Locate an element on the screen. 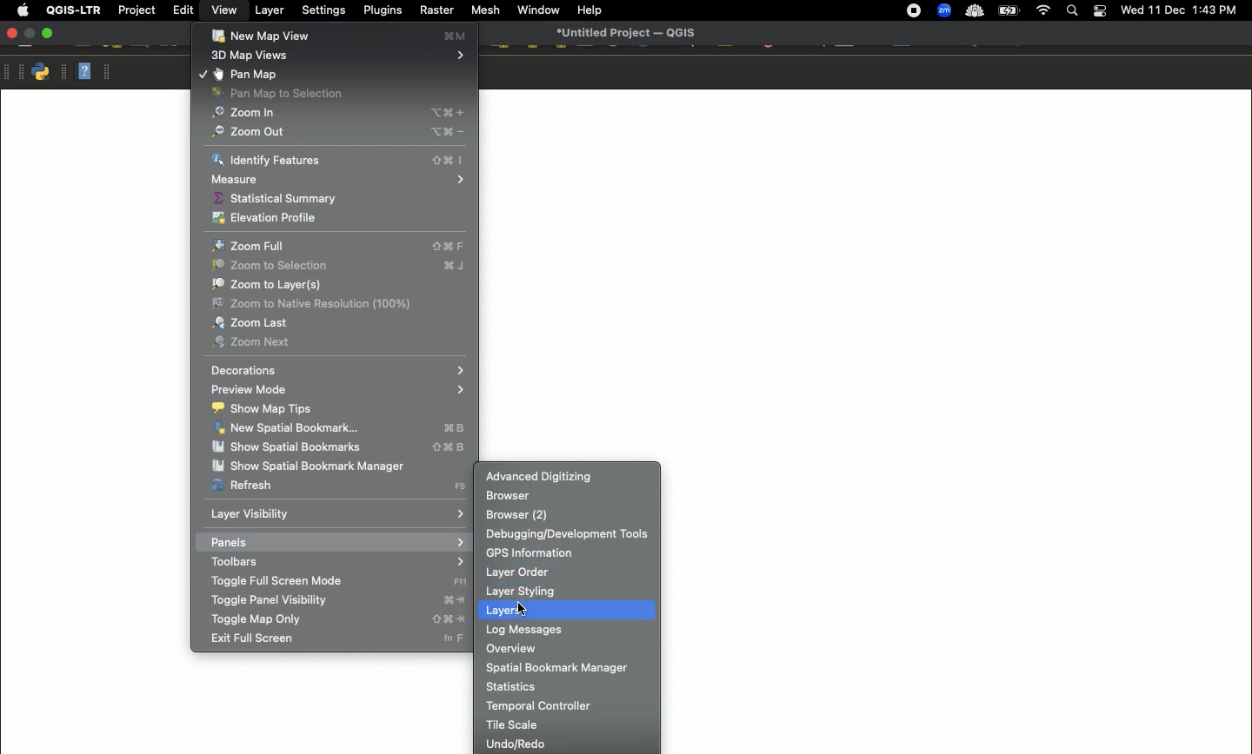 This screenshot has width=1252, height=754. Notification is located at coordinates (1097, 11).